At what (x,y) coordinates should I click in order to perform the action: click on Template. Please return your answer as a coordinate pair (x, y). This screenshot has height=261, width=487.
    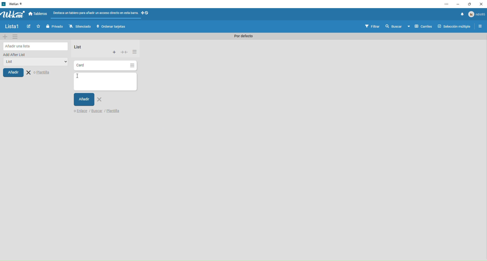
    Looking at the image, I should click on (113, 111).